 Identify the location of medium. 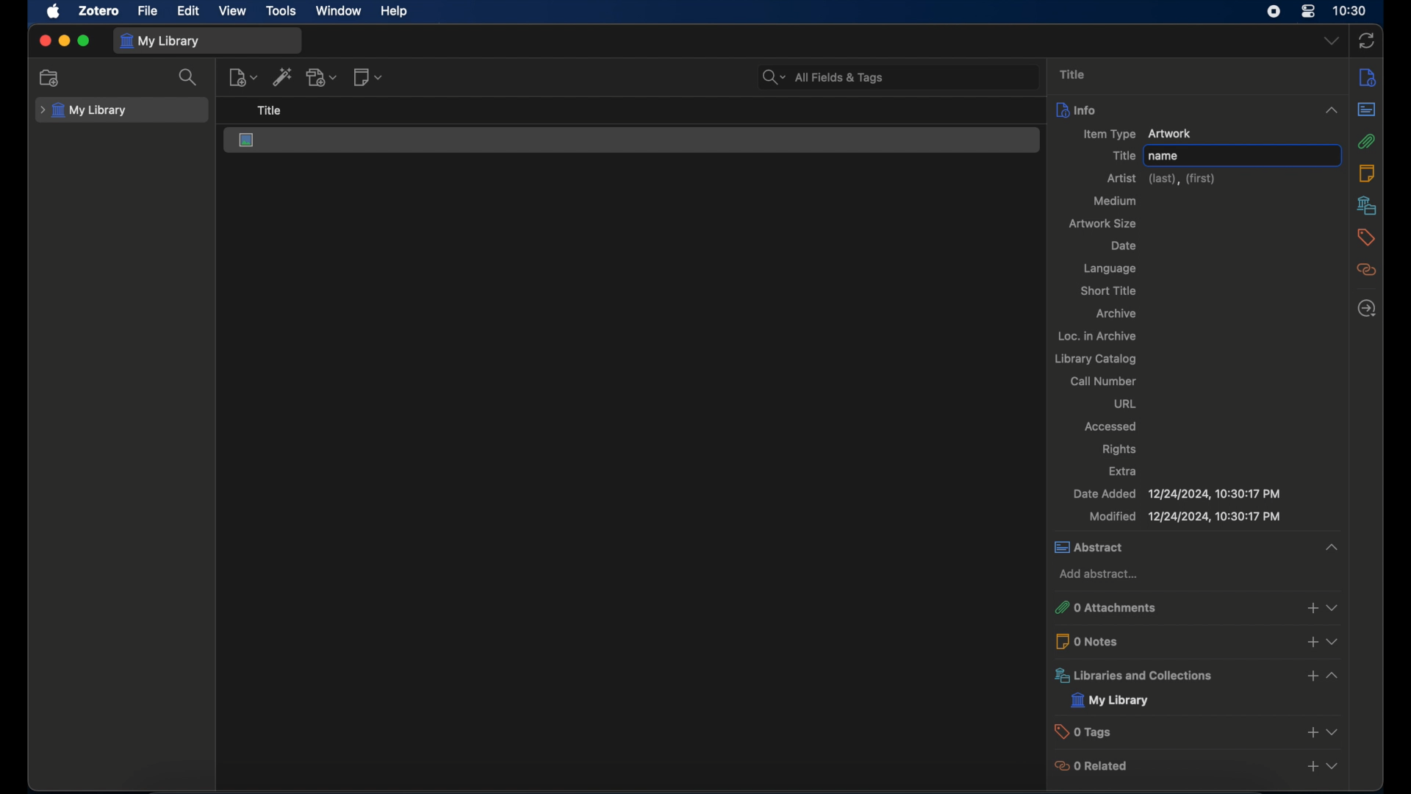
(1116, 200).